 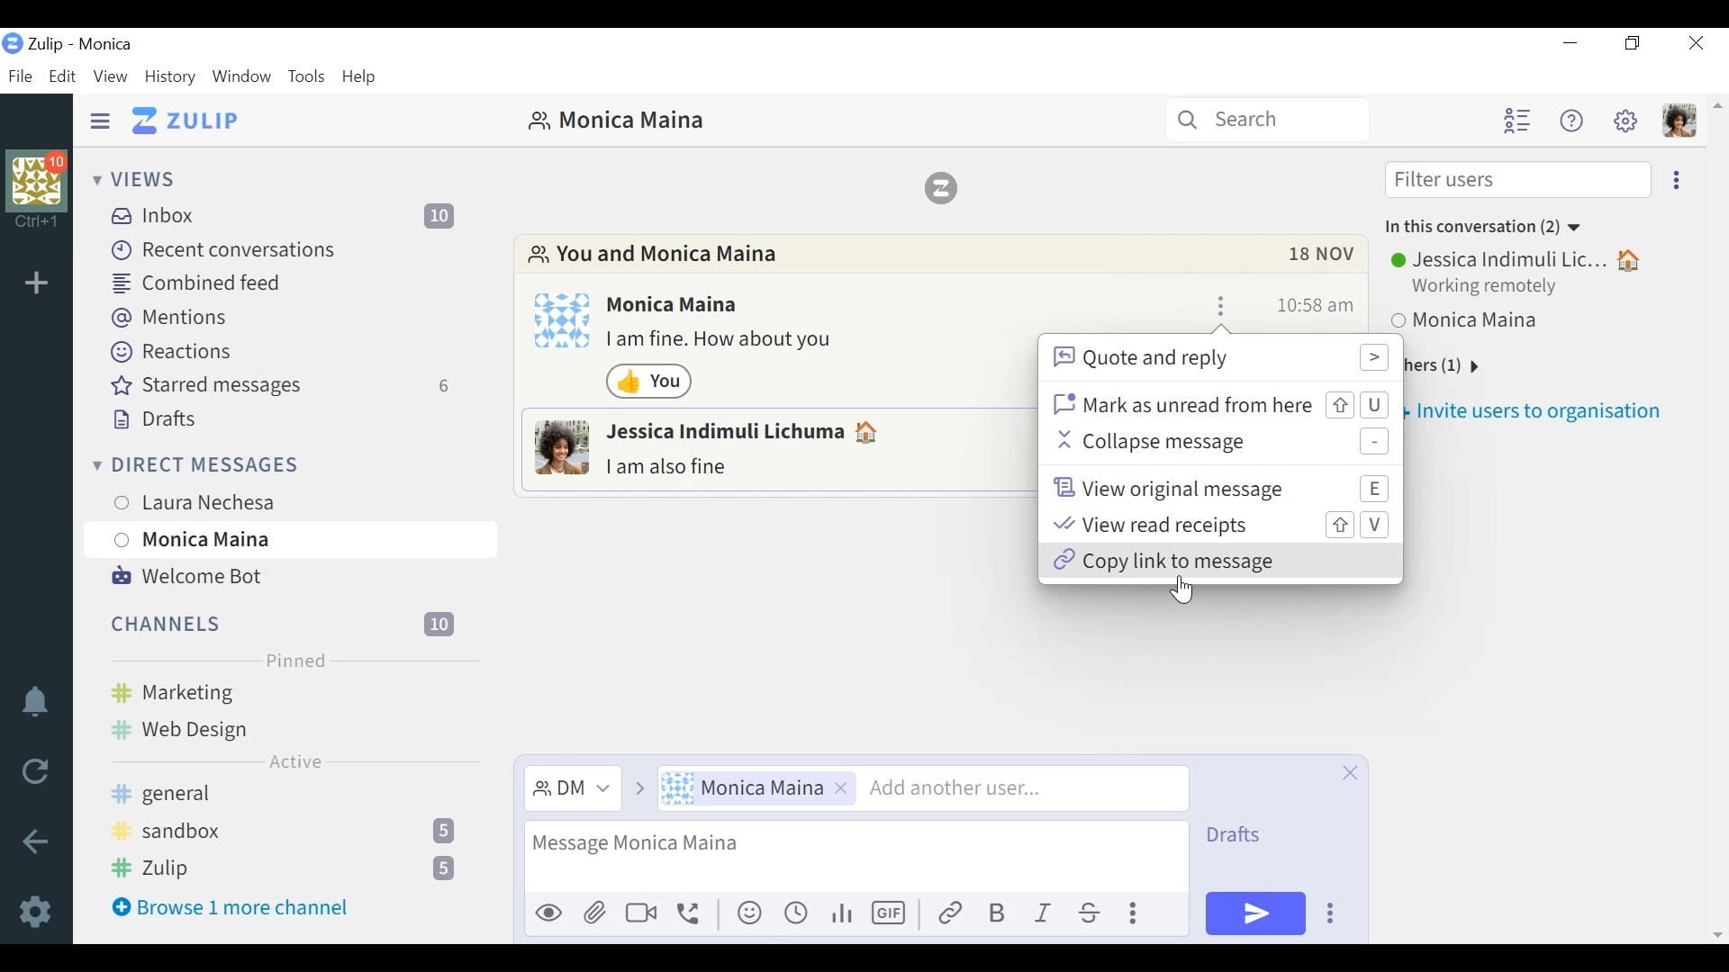 I want to click on analytics, so click(x=842, y=914).